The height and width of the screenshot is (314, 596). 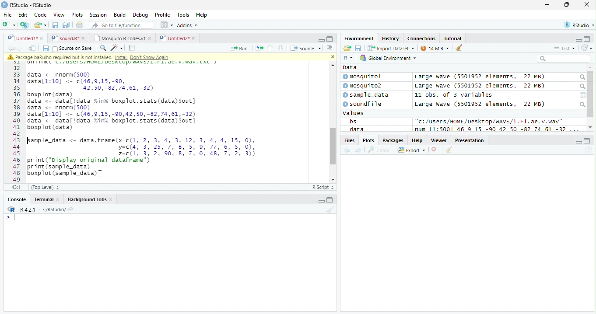 I want to click on Find, so click(x=103, y=48).